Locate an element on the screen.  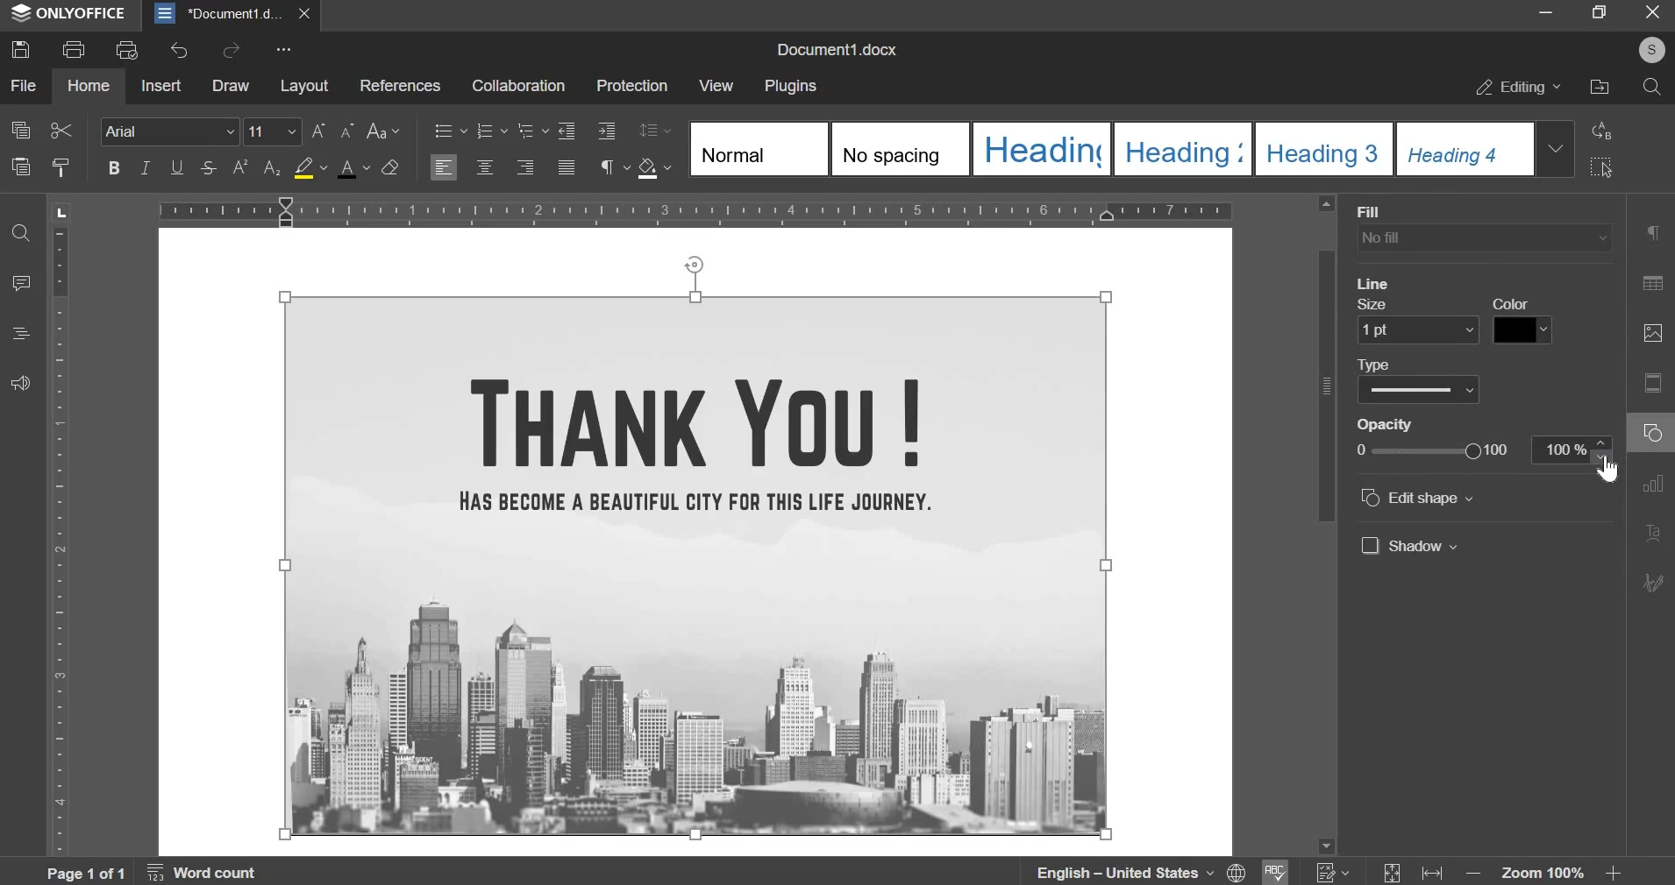
clear style is located at coordinates (390, 168).